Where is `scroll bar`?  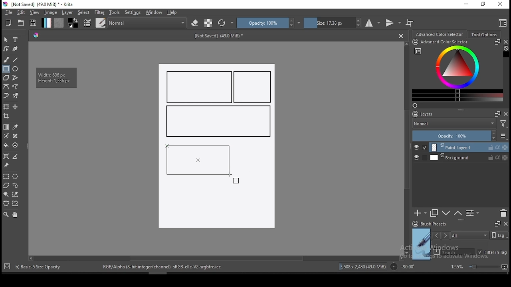
scroll bar is located at coordinates (407, 147).